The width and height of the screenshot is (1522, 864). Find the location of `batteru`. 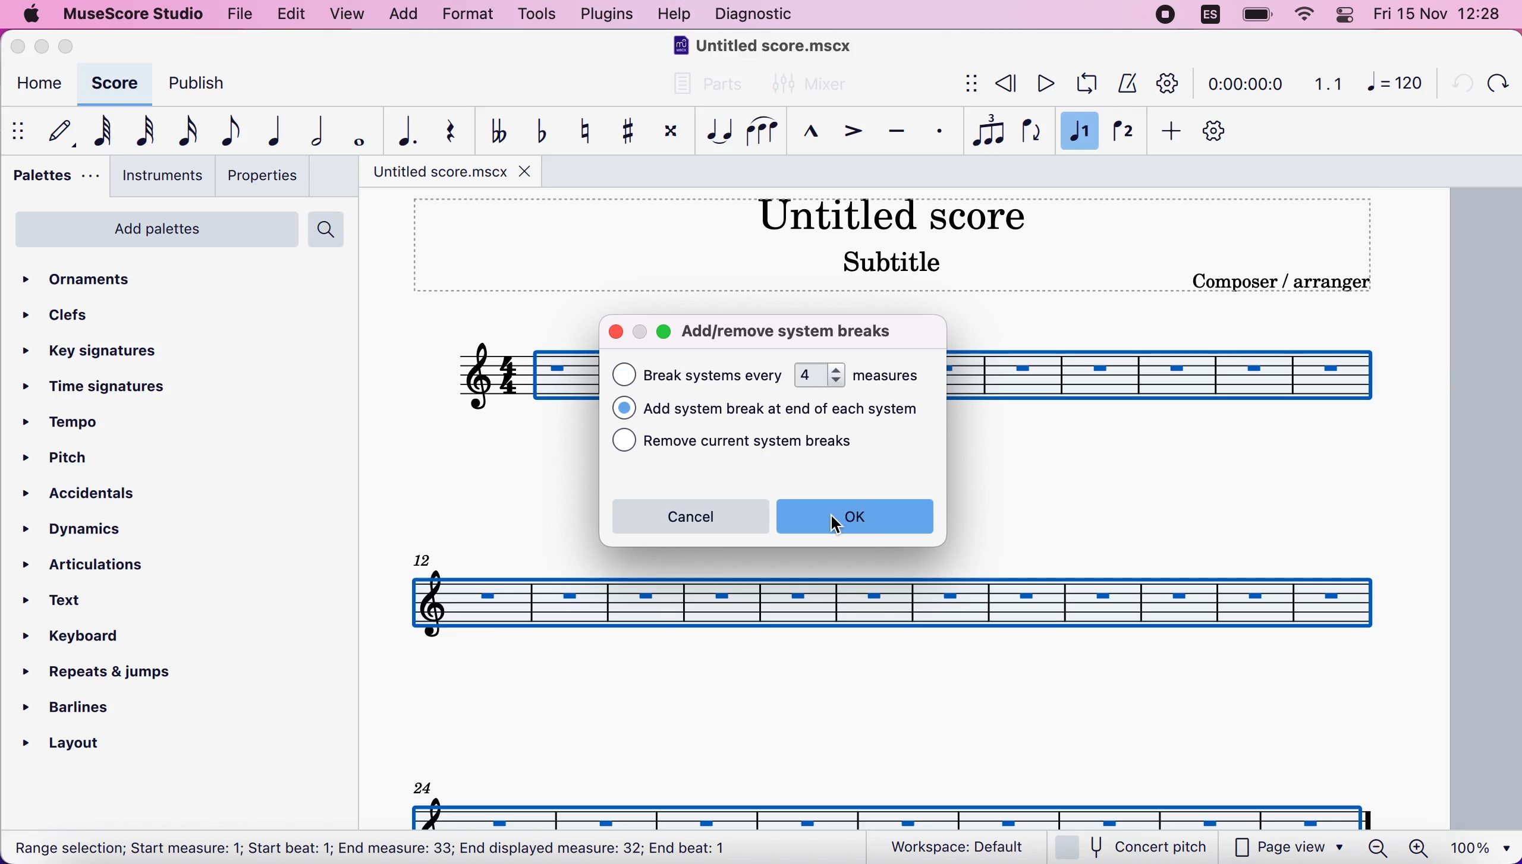

batteru is located at coordinates (1257, 16).